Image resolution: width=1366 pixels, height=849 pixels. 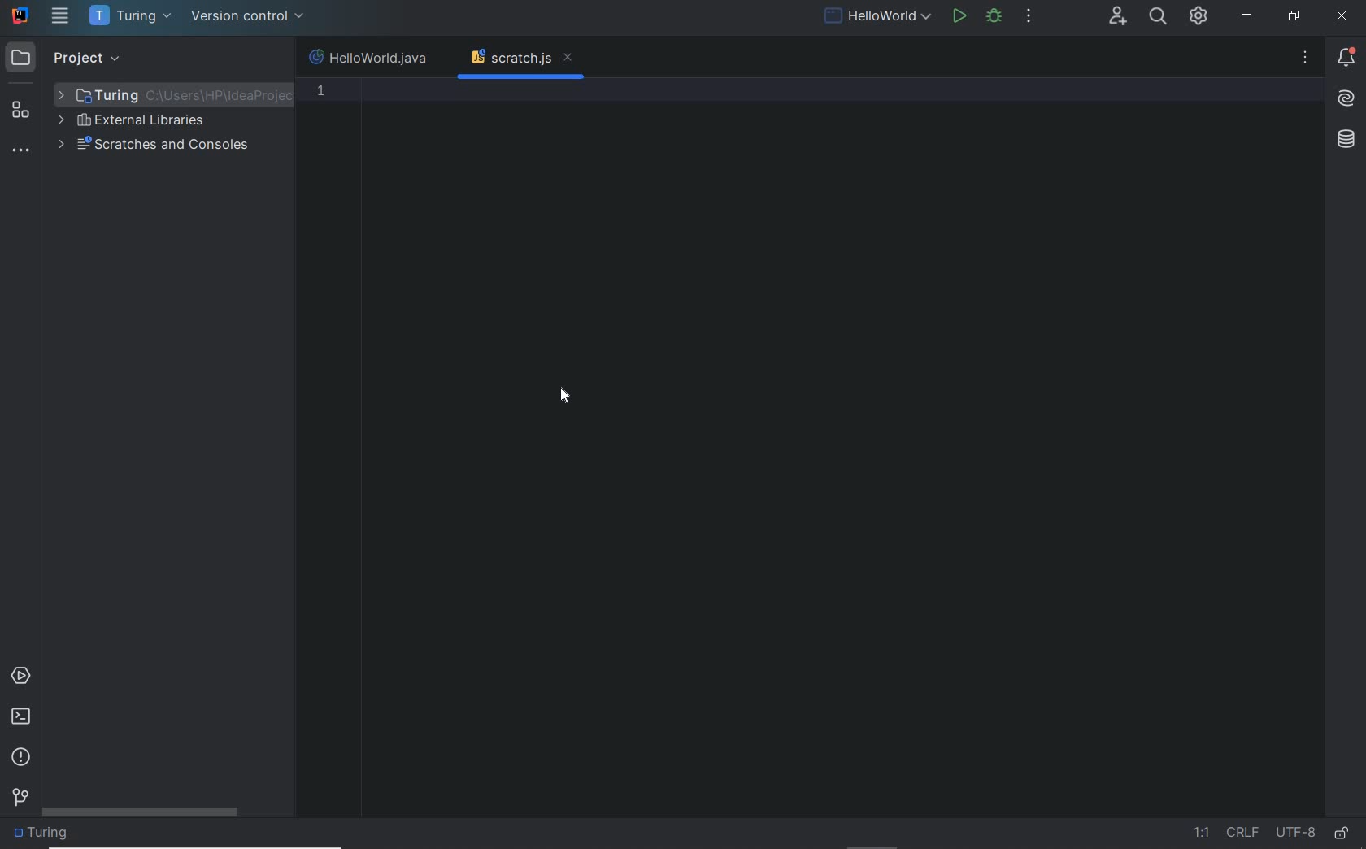 I want to click on RESTORE DOWN, so click(x=1292, y=18).